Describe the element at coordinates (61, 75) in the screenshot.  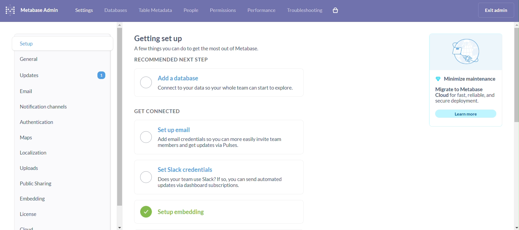
I see `updates` at that location.